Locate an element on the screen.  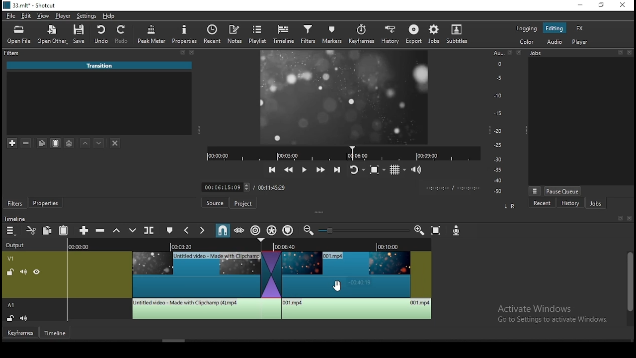
file is located at coordinates (11, 16).